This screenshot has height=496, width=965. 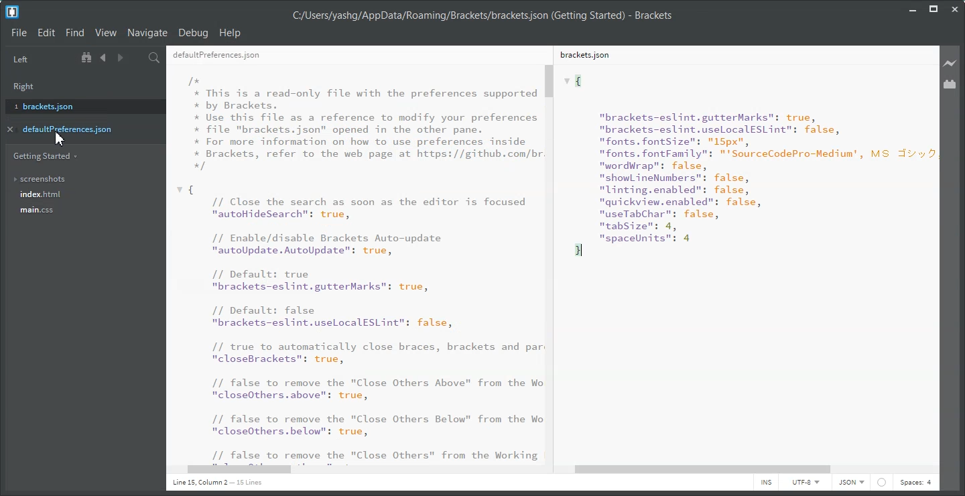 I want to click on Edit, so click(x=47, y=33).